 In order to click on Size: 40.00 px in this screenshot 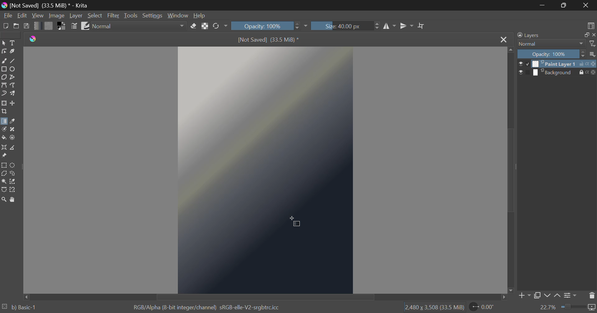, I will do `click(346, 25)`.